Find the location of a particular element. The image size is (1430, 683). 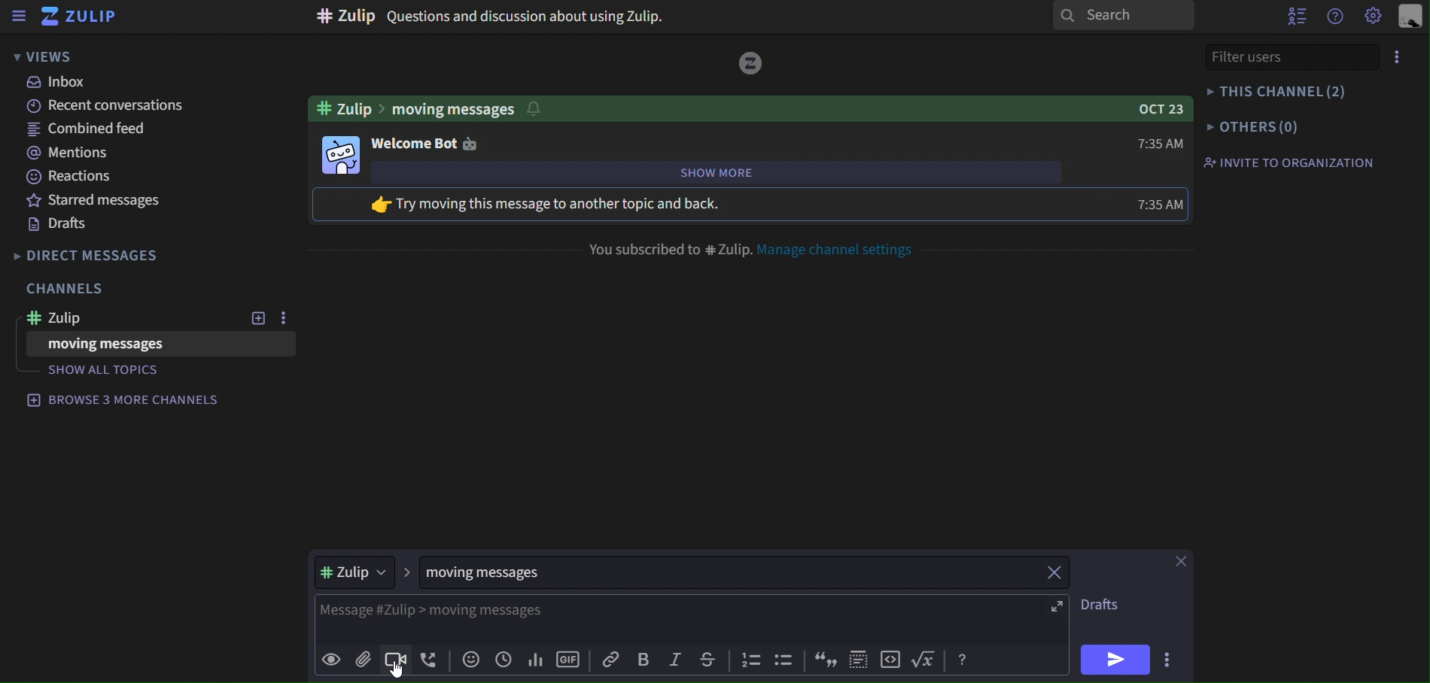

7:35 AM is located at coordinates (1154, 147).